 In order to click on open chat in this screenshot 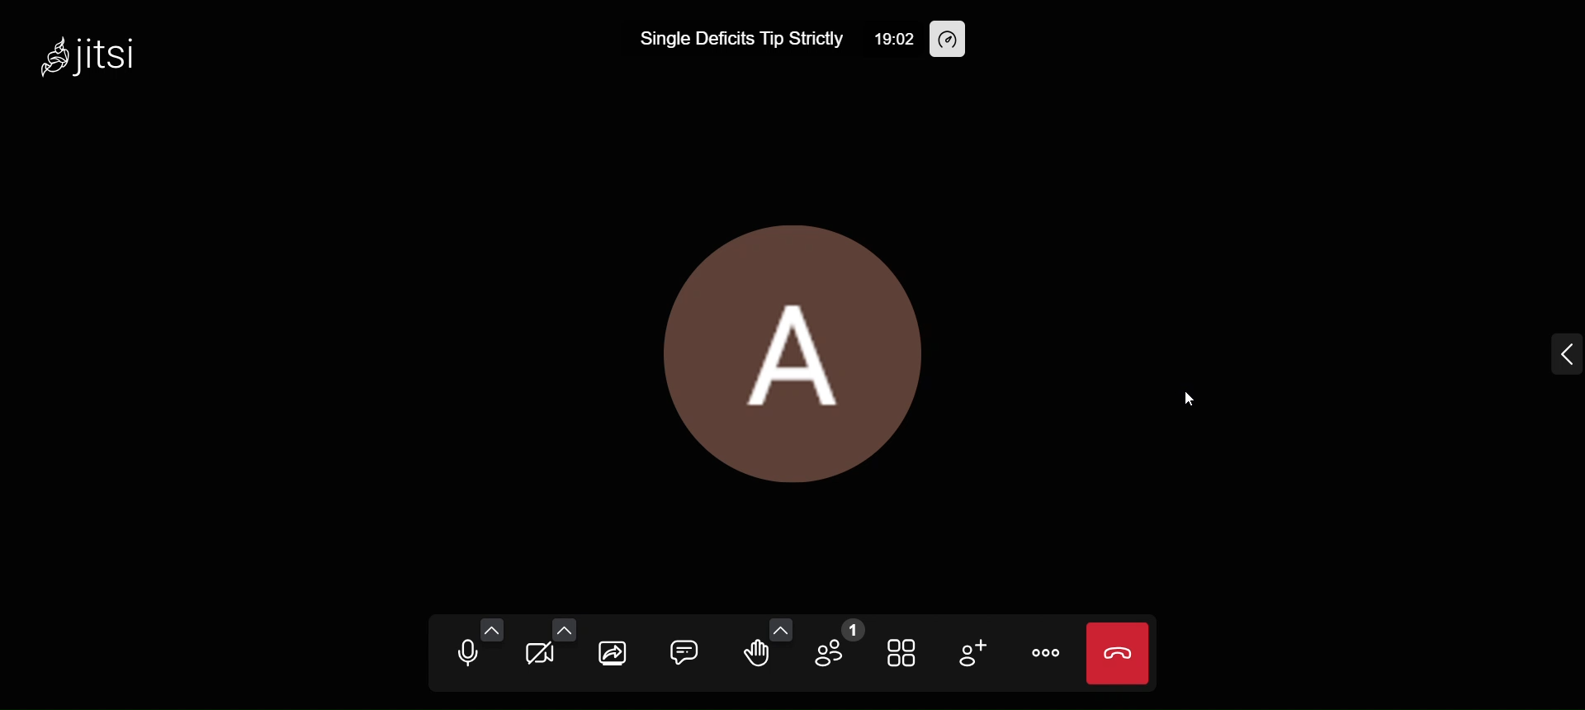, I will do `click(684, 651)`.